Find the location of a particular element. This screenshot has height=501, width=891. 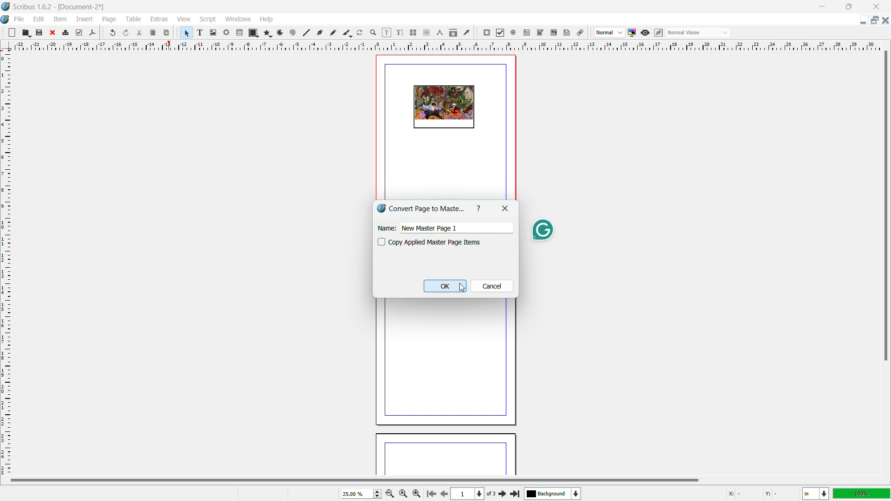

save as pdf is located at coordinates (92, 33).